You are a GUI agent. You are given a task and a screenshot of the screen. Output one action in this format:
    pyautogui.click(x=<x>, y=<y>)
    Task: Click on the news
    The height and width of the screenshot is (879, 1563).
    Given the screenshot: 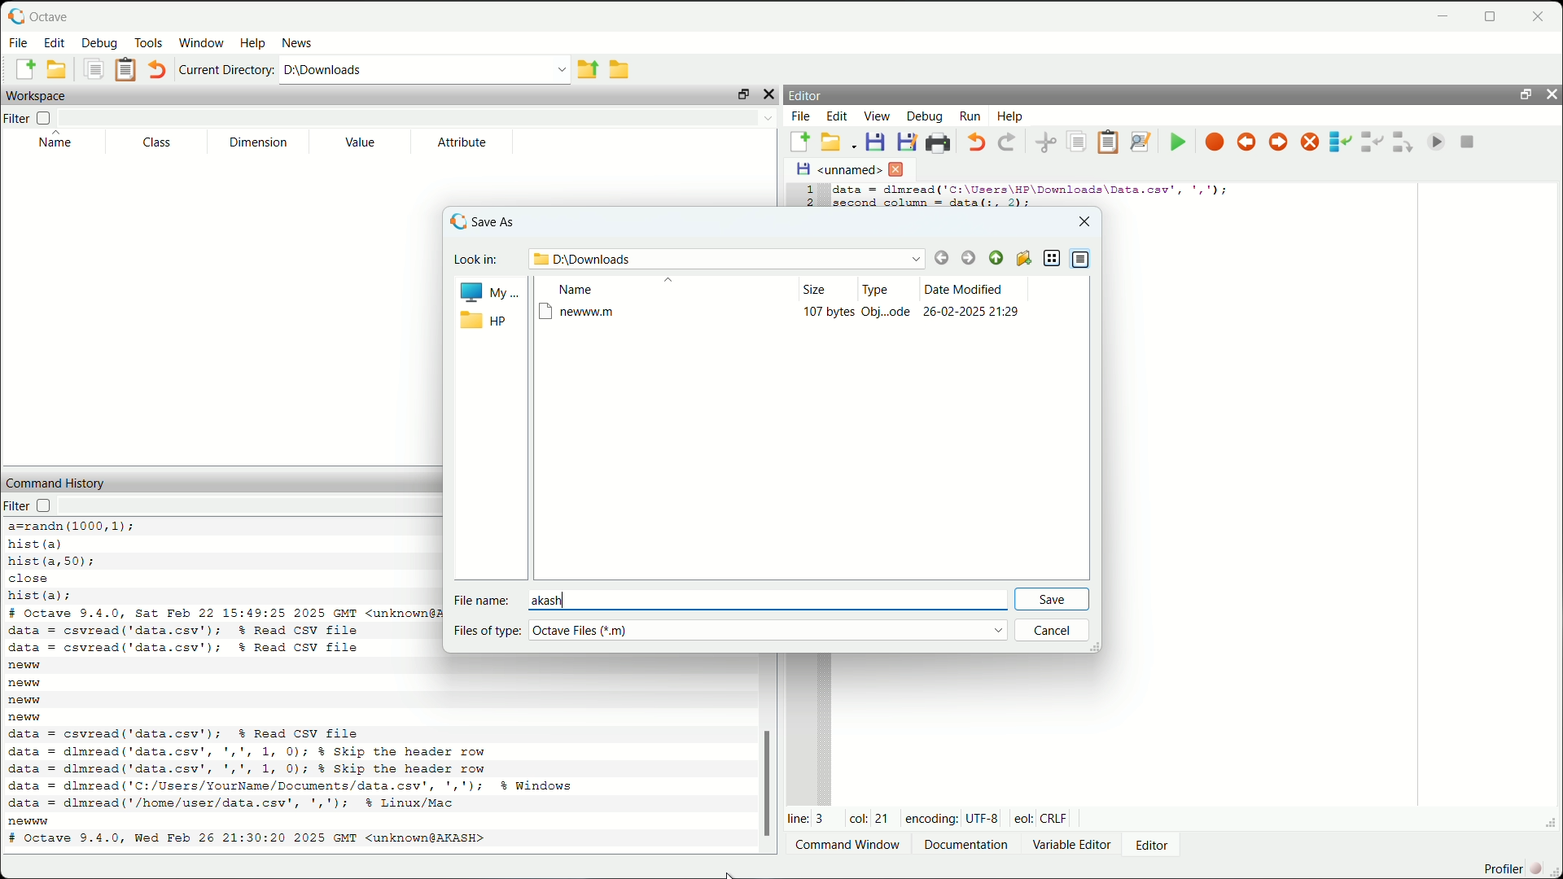 What is the action you would take?
    pyautogui.click(x=300, y=42)
    